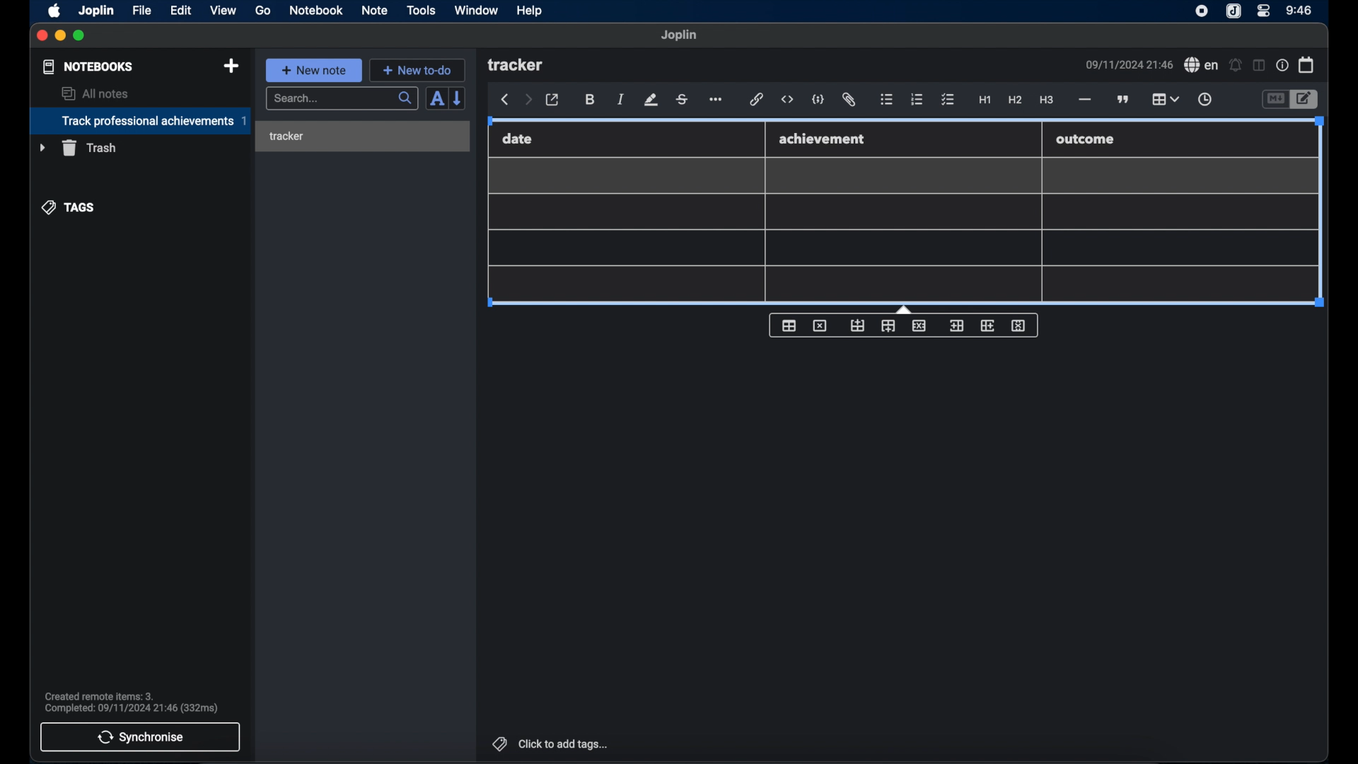 The height and width of the screenshot is (764, 1358). I want to click on delet table, so click(820, 325).